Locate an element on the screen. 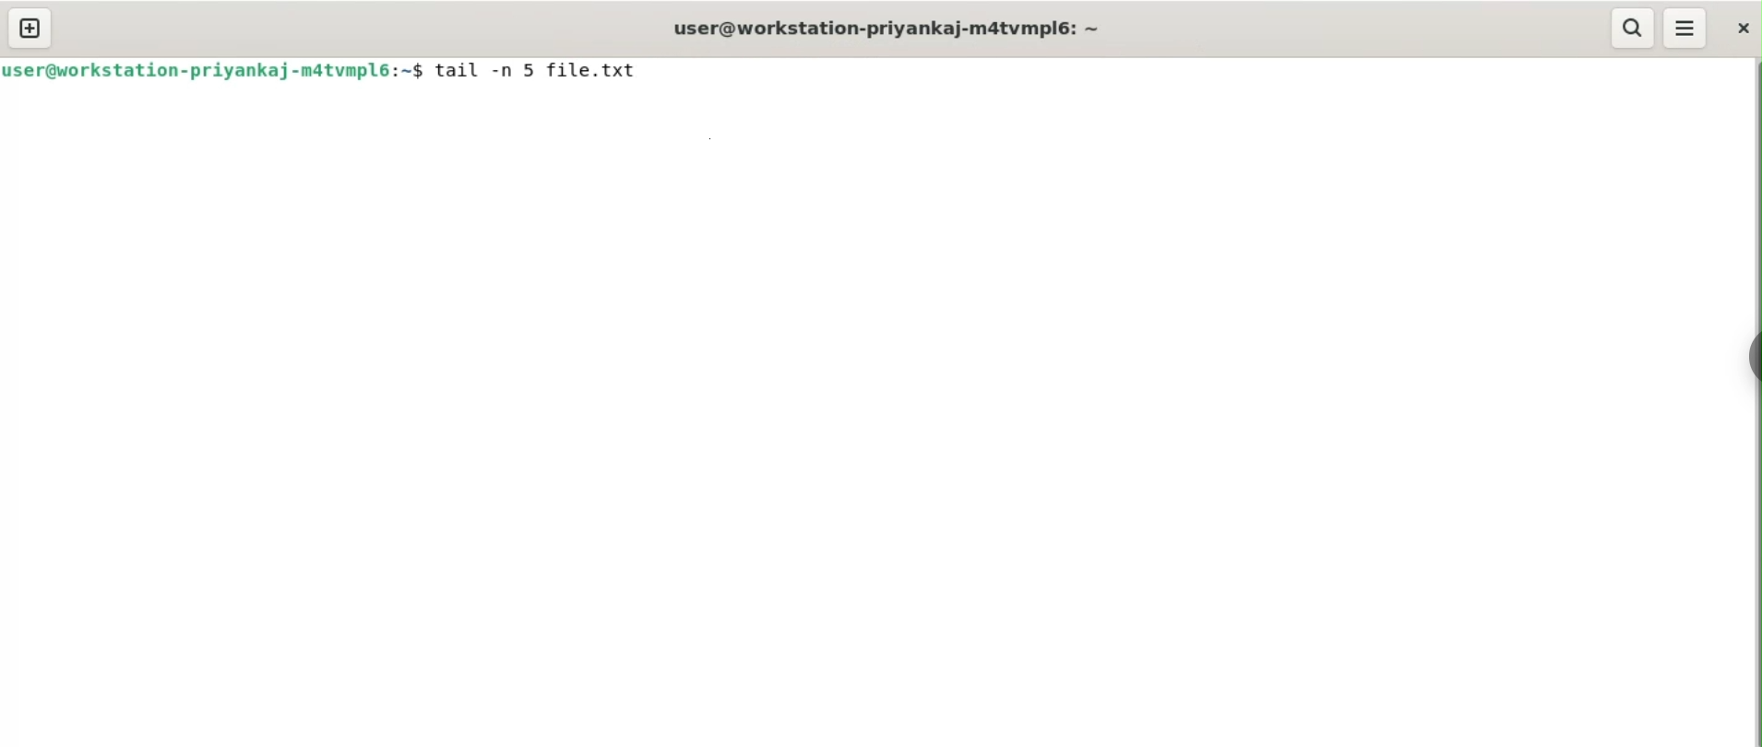 The width and height of the screenshot is (1762, 747). close is located at coordinates (1742, 30).